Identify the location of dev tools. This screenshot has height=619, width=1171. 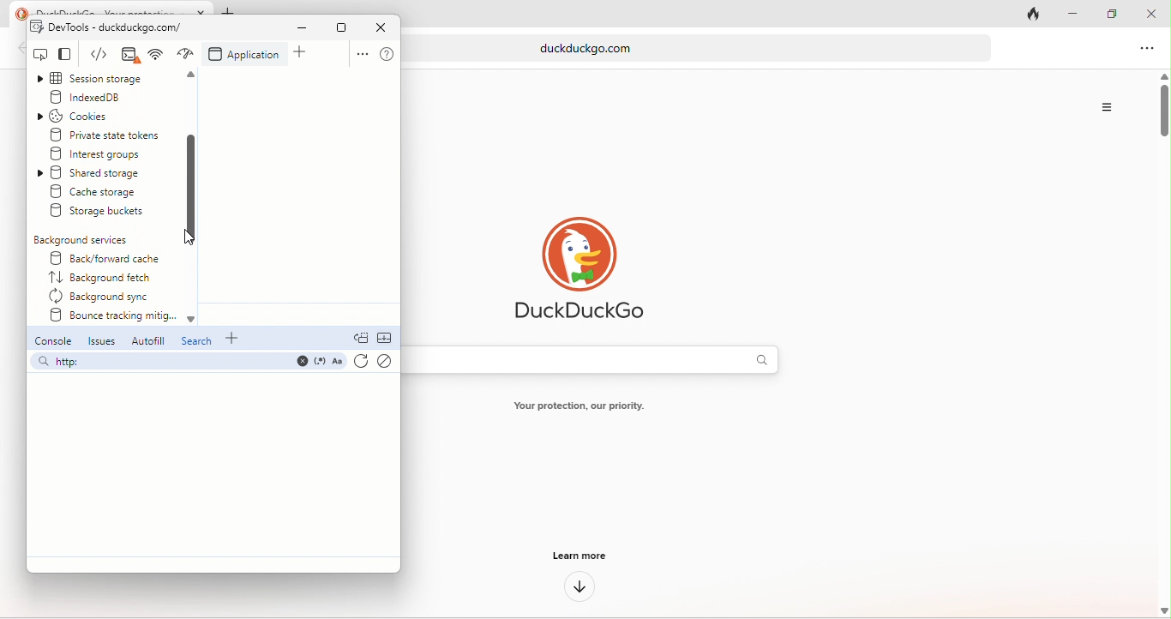
(108, 27).